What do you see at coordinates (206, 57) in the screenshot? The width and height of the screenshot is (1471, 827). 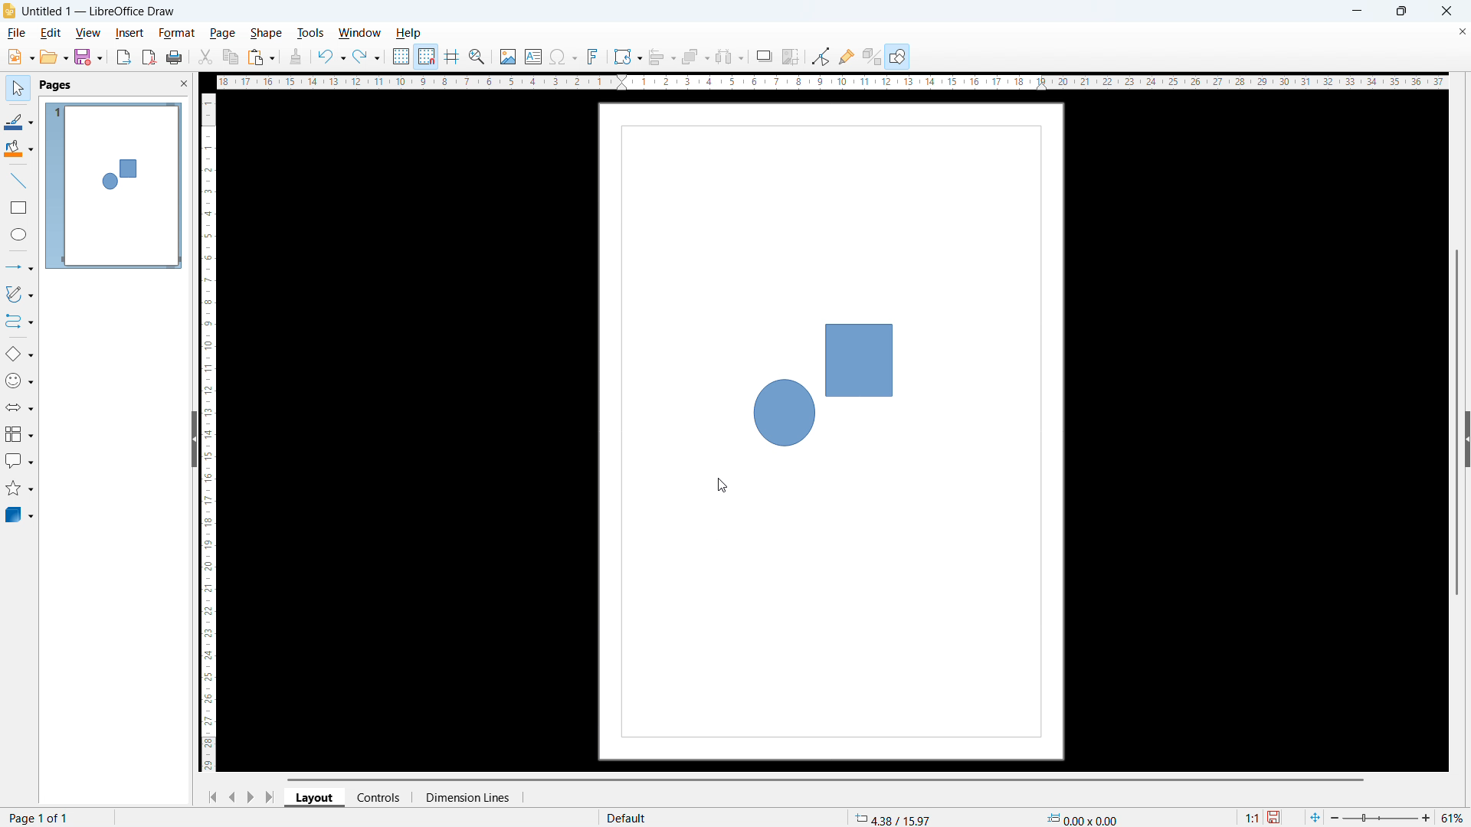 I see `cut` at bounding box center [206, 57].